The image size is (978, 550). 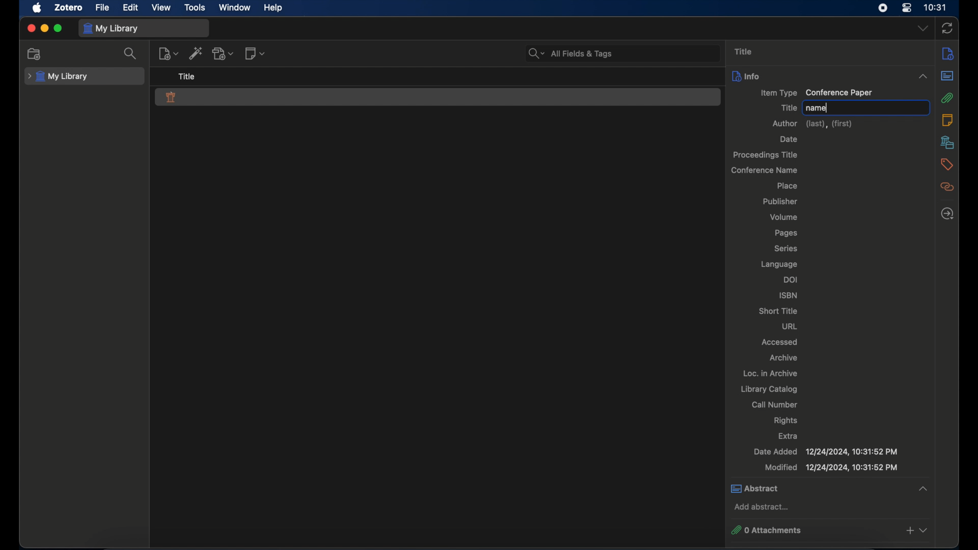 I want to click on close, so click(x=31, y=29).